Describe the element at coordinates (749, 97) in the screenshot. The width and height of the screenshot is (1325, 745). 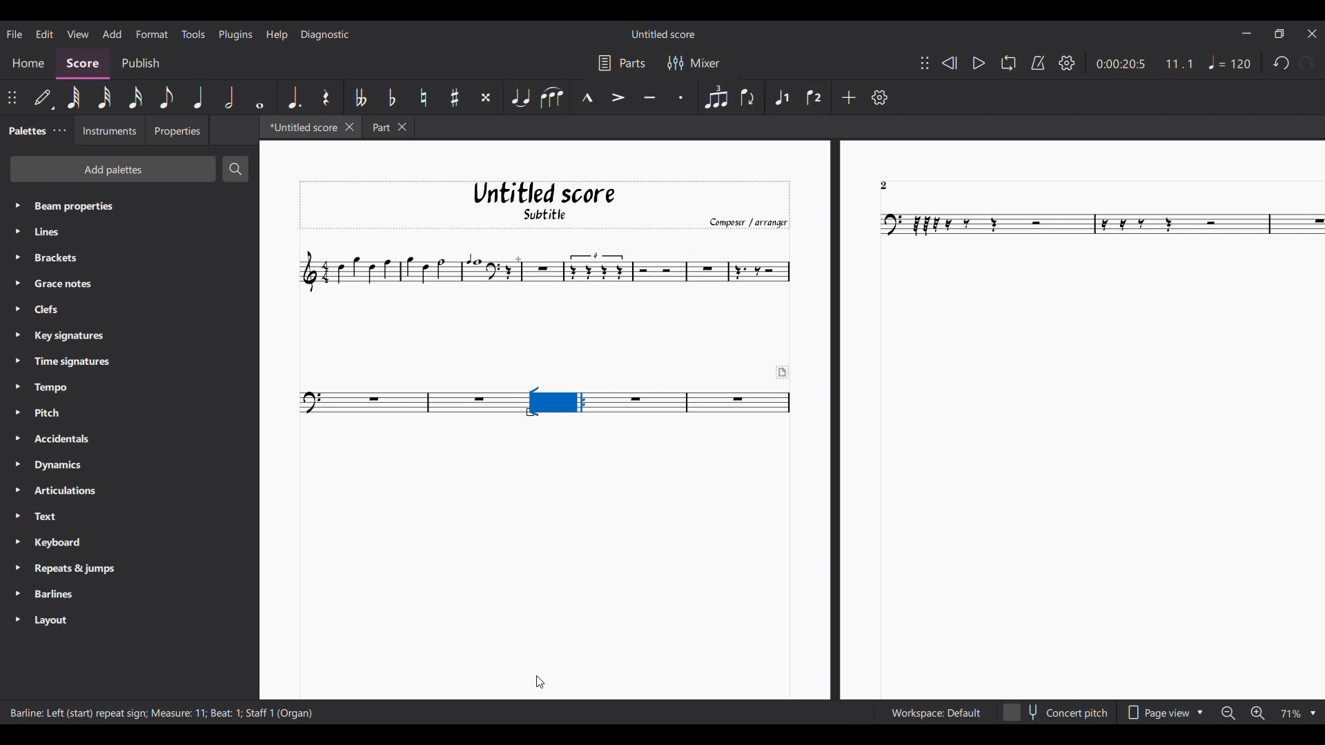
I see `Flip direction` at that location.